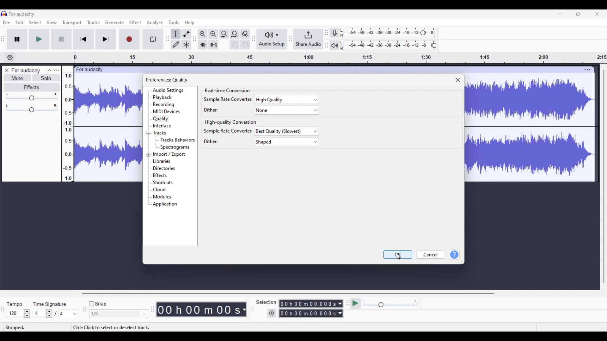  Describe the element at coordinates (189, 23) in the screenshot. I see `Help menu` at that location.